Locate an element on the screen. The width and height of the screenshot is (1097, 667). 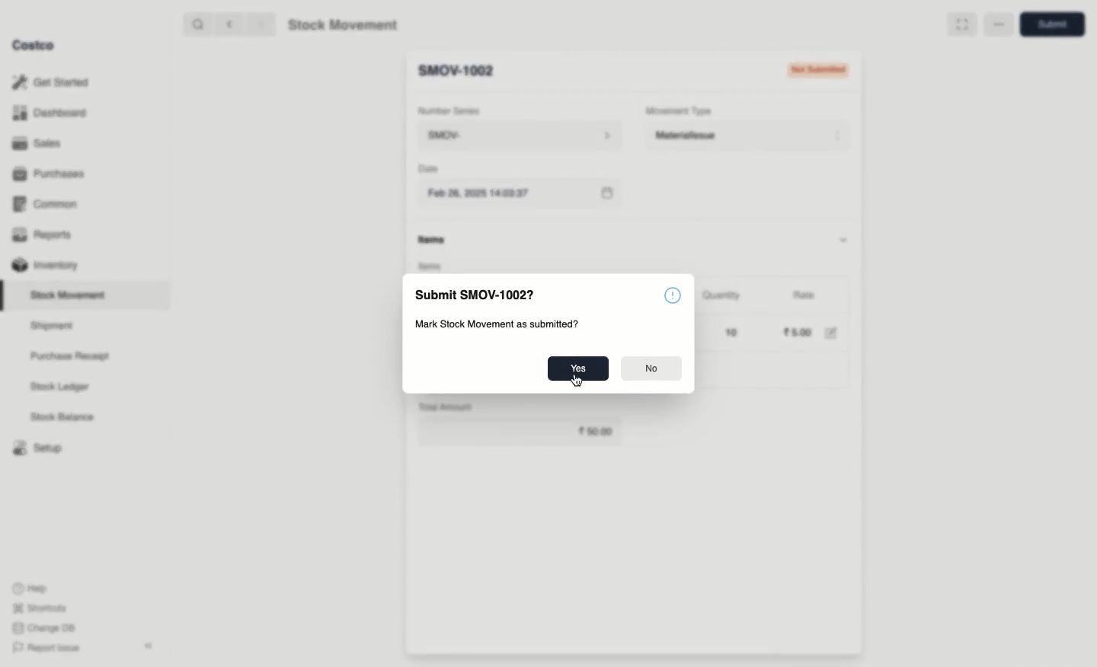
Stock Movement is located at coordinates (71, 295).